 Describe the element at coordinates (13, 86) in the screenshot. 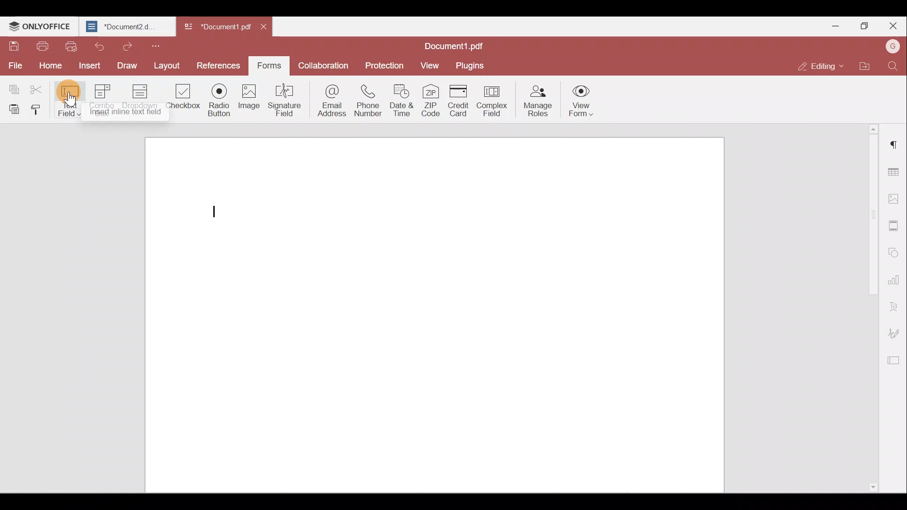

I see `Copy` at that location.